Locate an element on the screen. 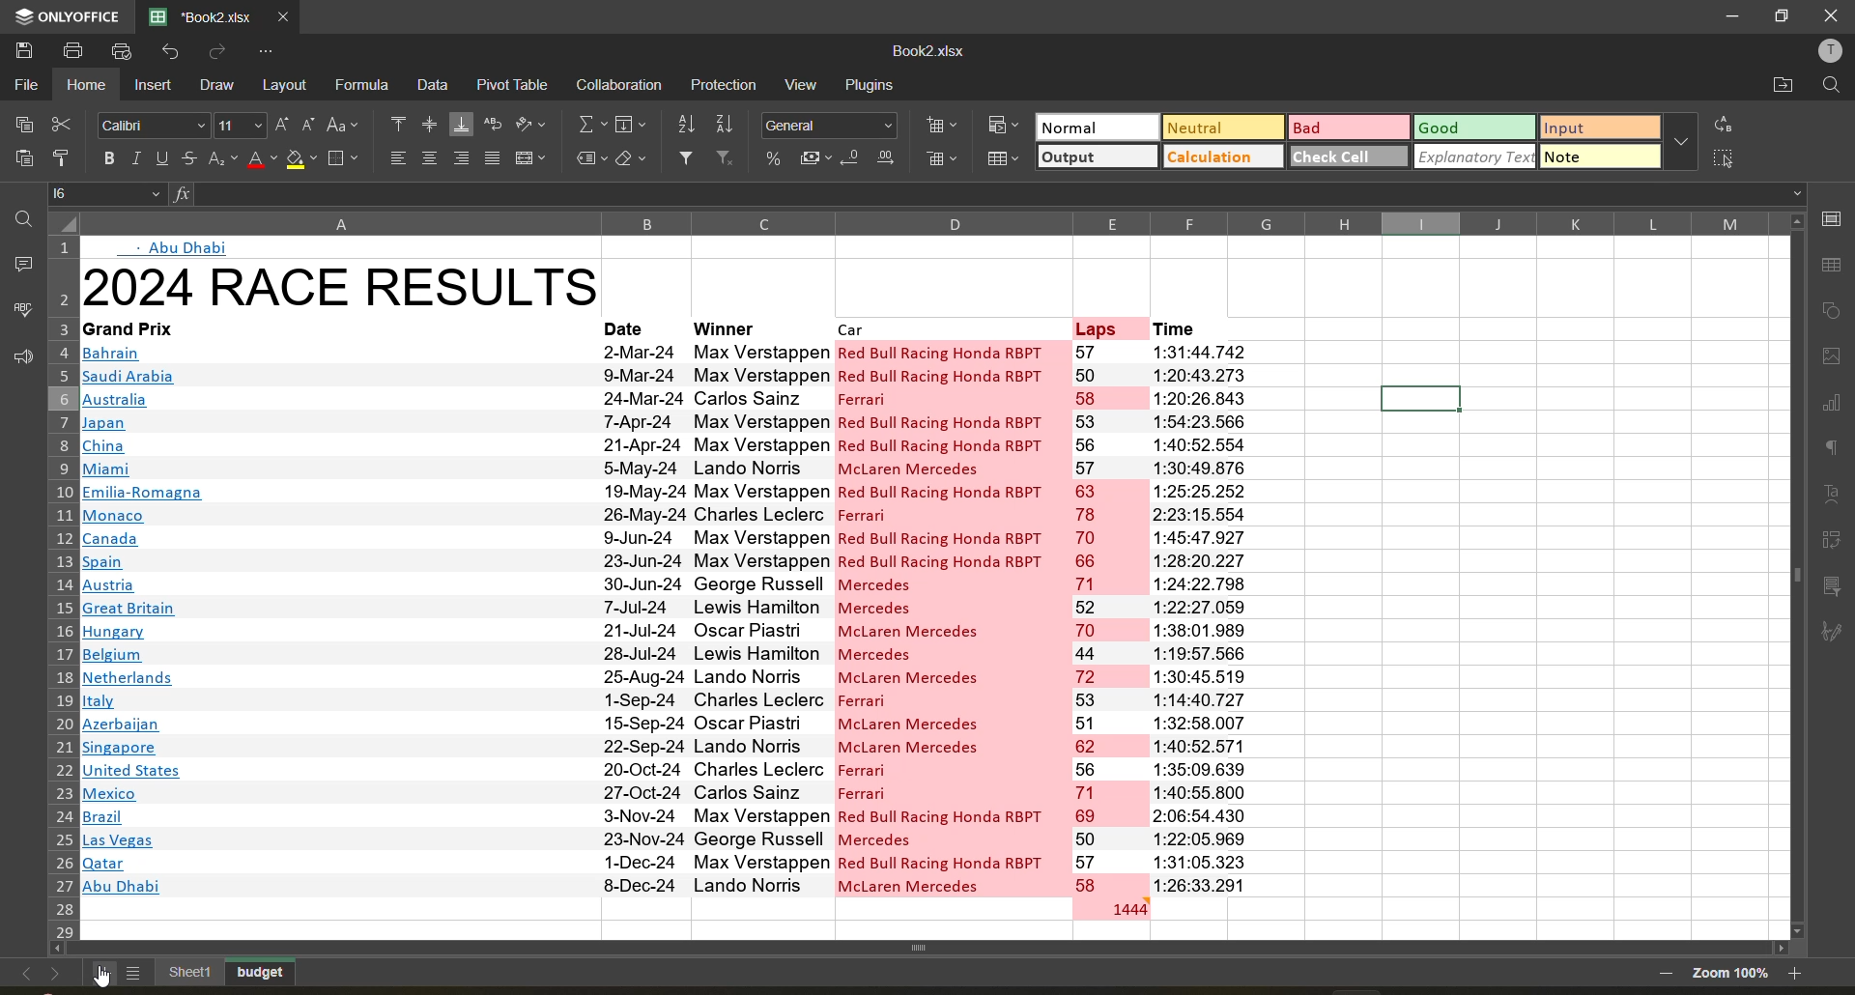  font size is located at coordinates (240, 126).